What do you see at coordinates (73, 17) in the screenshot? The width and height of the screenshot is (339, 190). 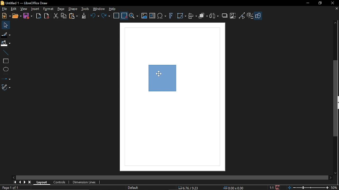 I see `Paste` at bounding box center [73, 17].